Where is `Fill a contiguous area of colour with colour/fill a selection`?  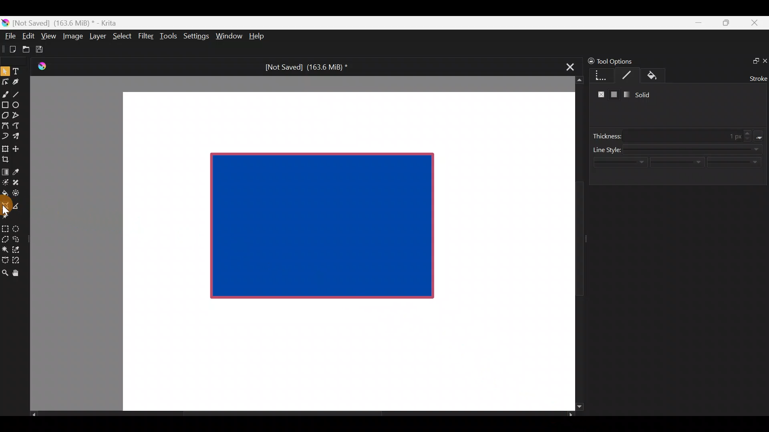
Fill a contiguous area of colour with colour/fill a selection is located at coordinates (5, 191).